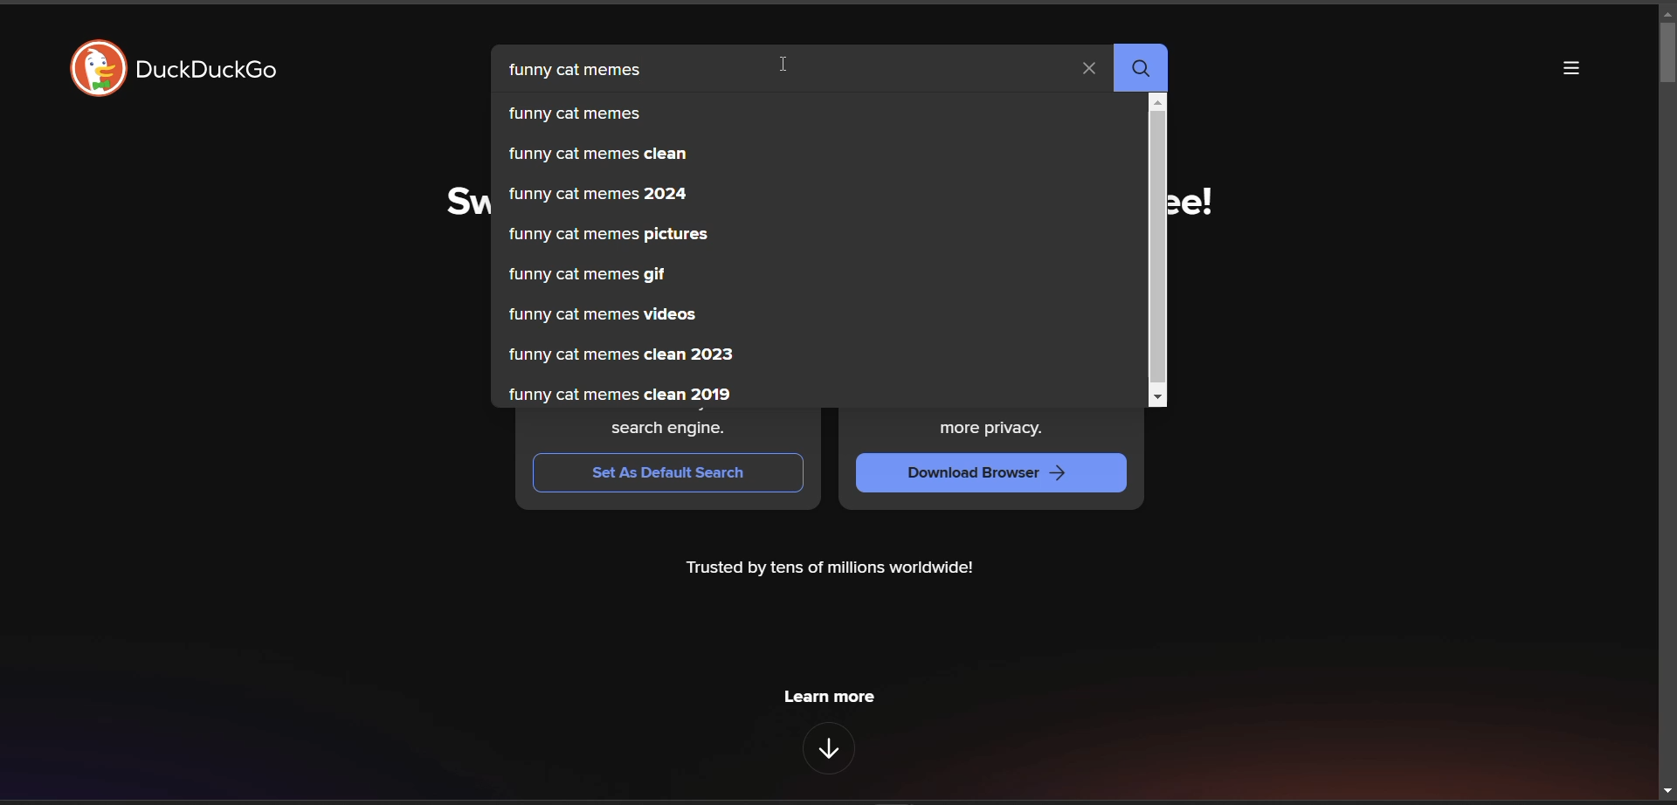  What do you see at coordinates (782, 64) in the screenshot?
I see `cursor` at bounding box center [782, 64].